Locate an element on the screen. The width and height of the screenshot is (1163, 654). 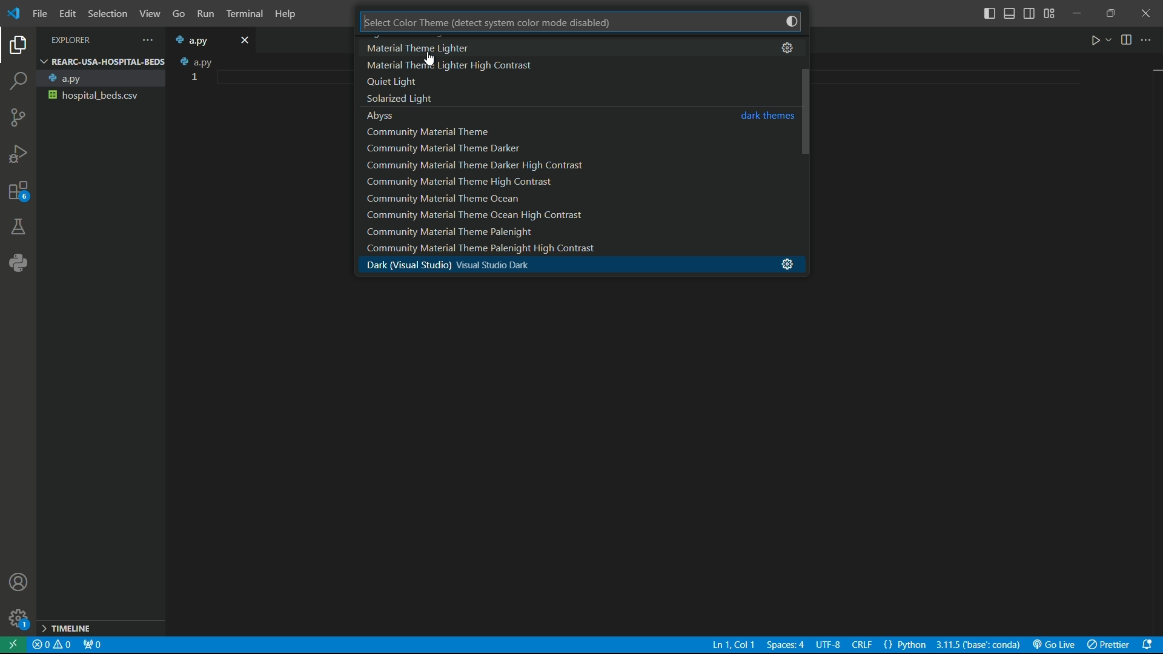
REARC-USA-HOSPITAL-BEDS is located at coordinates (102, 61).